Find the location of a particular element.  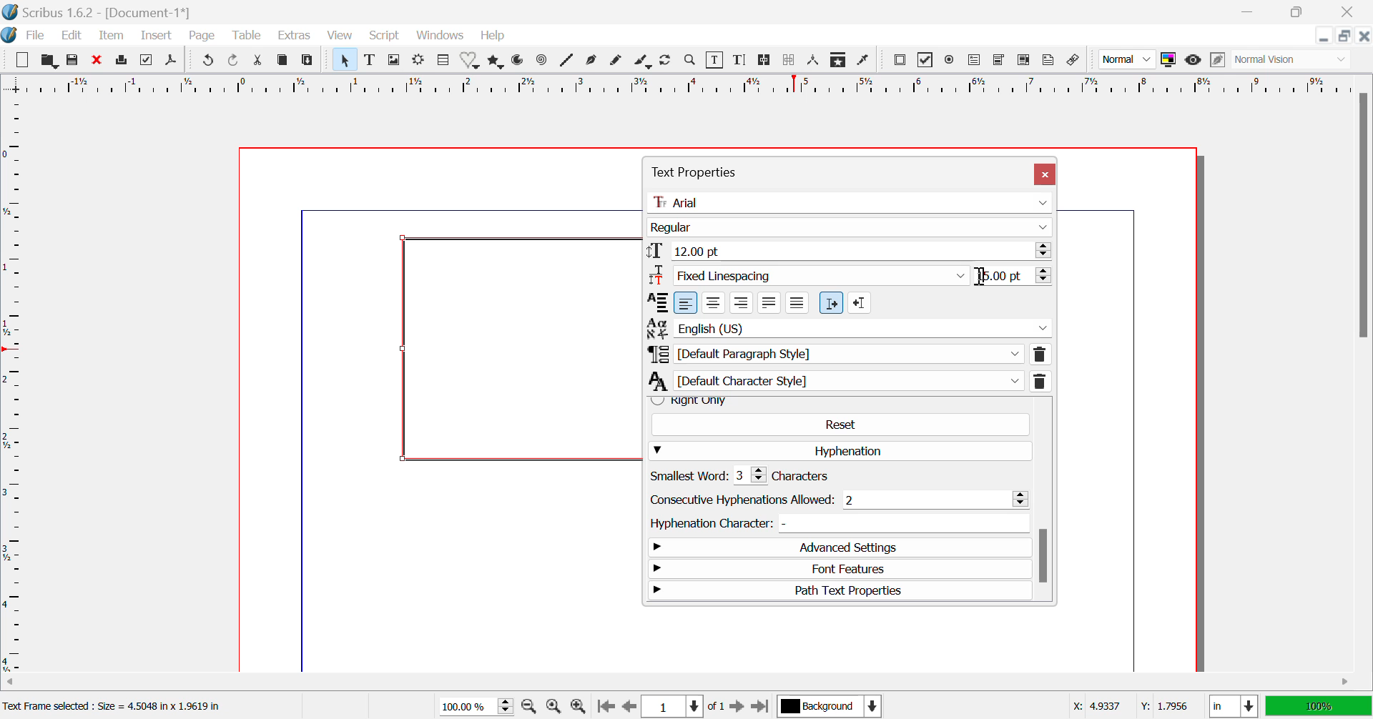

Consecutive hyphenations: 2 is located at coordinates (838, 500).